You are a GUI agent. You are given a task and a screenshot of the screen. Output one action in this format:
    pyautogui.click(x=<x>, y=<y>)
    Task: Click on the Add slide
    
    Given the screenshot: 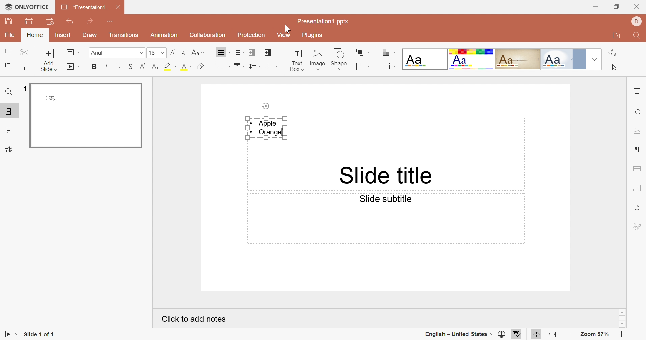 What is the action you would take?
    pyautogui.click(x=49, y=60)
    